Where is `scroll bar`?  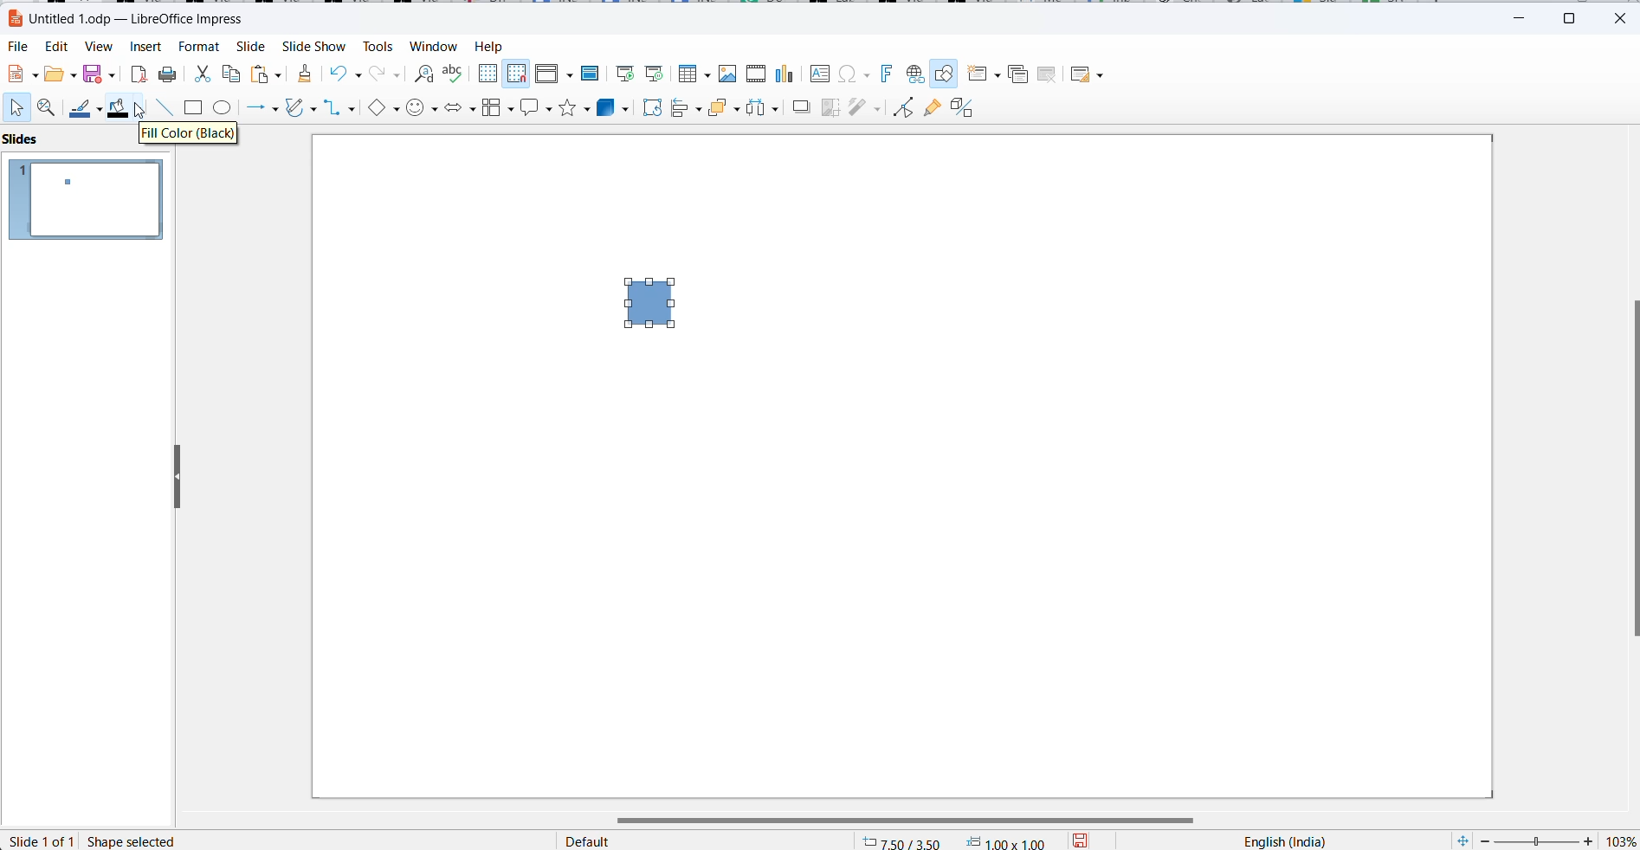 scroll bar is located at coordinates (1630, 469).